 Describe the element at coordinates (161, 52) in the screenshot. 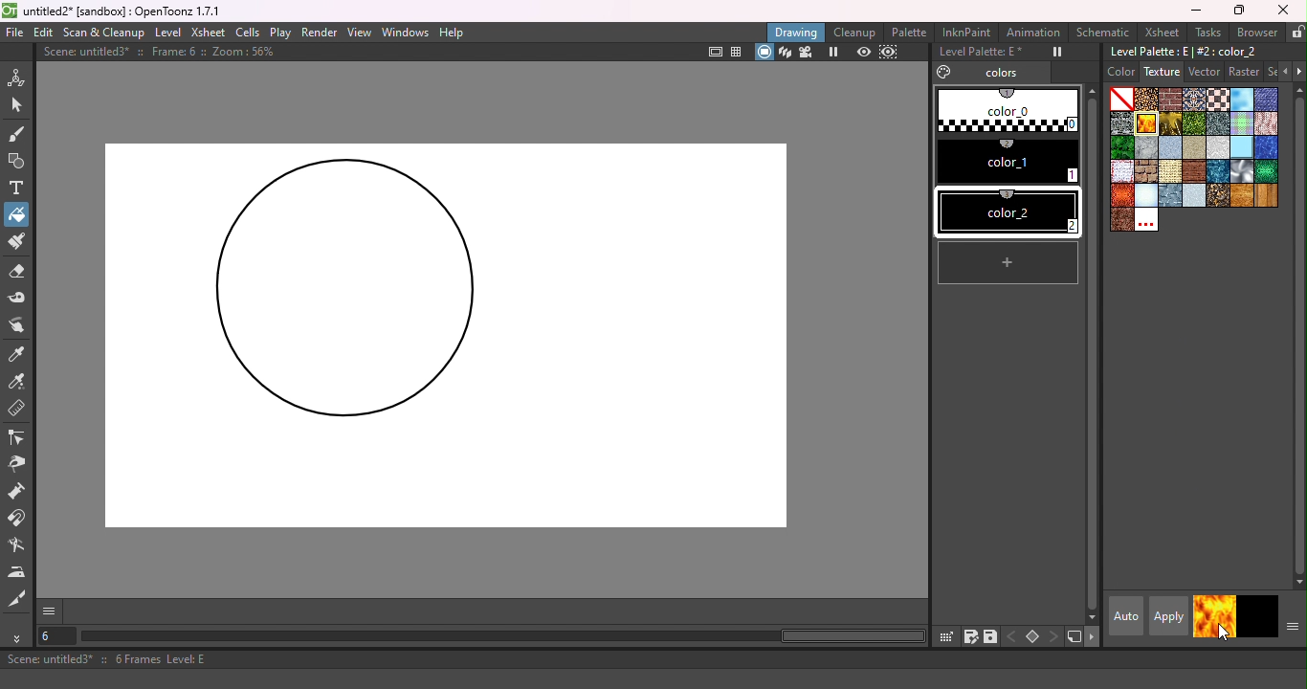

I see `Scene: untitled3* :: Frame: 6 :: Zoom: 56%` at that location.